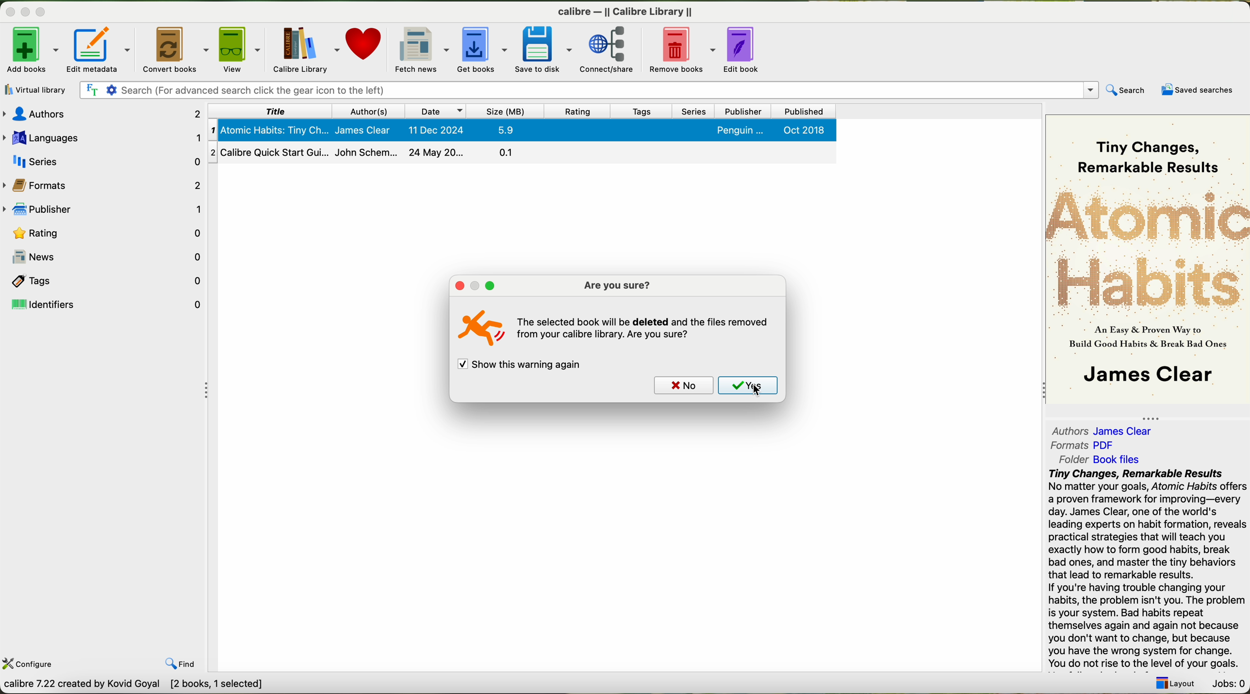 The image size is (1250, 694). Describe the element at coordinates (105, 208) in the screenshot. I see `publisher` at that location.